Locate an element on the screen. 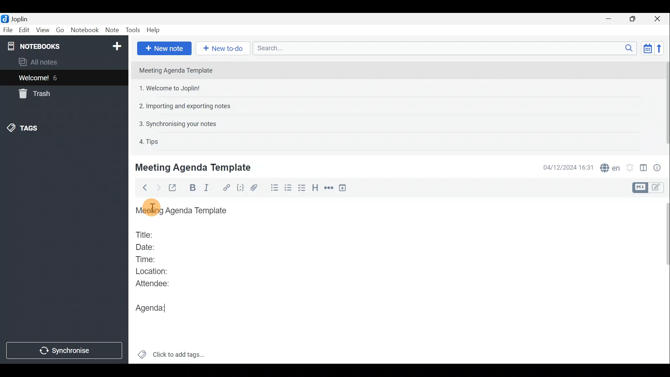  Toggle external editing is located at coordinates (174, 188).